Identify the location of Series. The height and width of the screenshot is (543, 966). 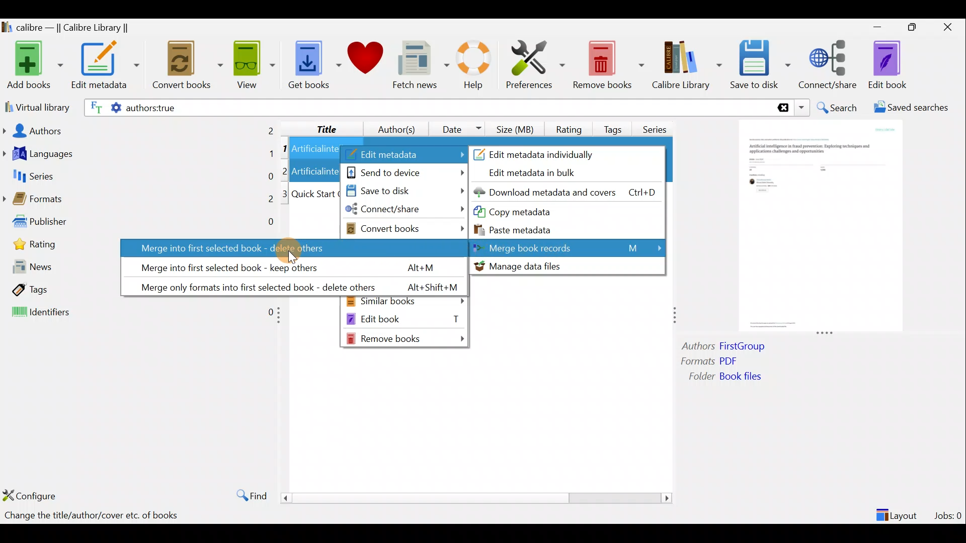
(658, 126).